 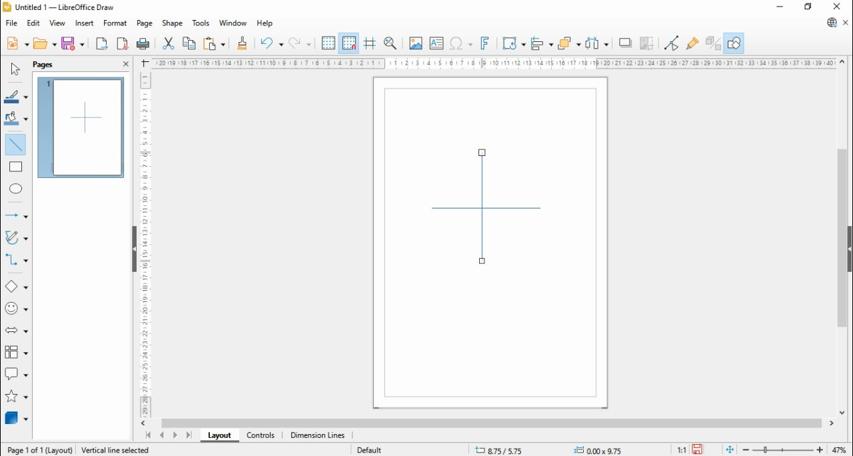 What do you see at coordinates (16, 309) in the screenshot?
I see `symbol shapes` at bounding box center [16, 309].